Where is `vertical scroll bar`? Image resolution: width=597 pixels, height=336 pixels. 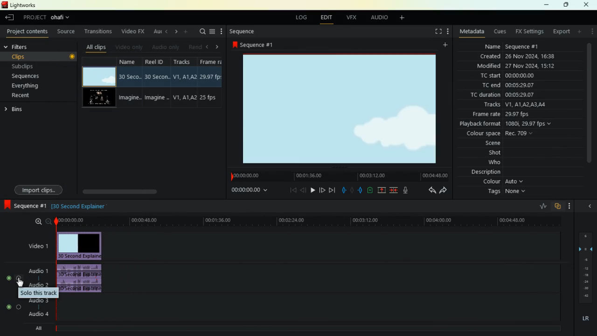
vertical scroll bar is located at coordinates (589, 109).